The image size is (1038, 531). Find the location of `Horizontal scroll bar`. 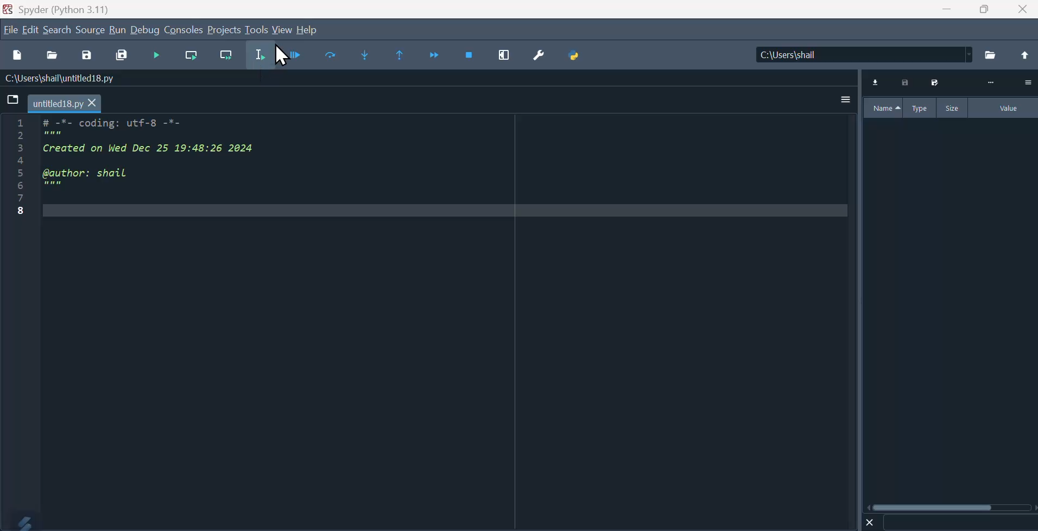

Horizontal scroll bar is located at coordinates (952, 507).